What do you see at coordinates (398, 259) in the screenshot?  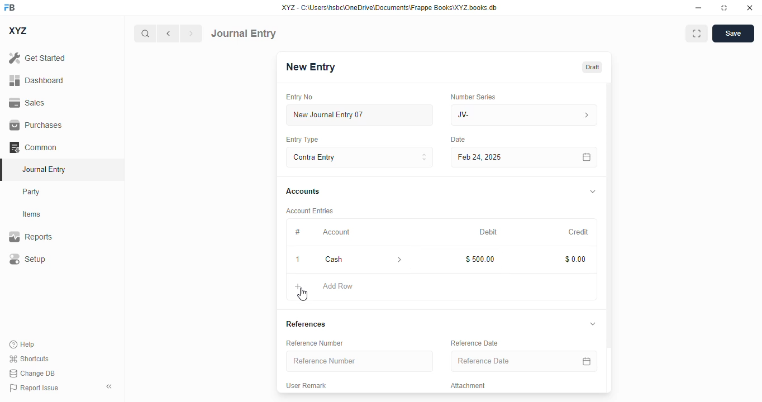 I see `account information` at bounding box center [398, 259].